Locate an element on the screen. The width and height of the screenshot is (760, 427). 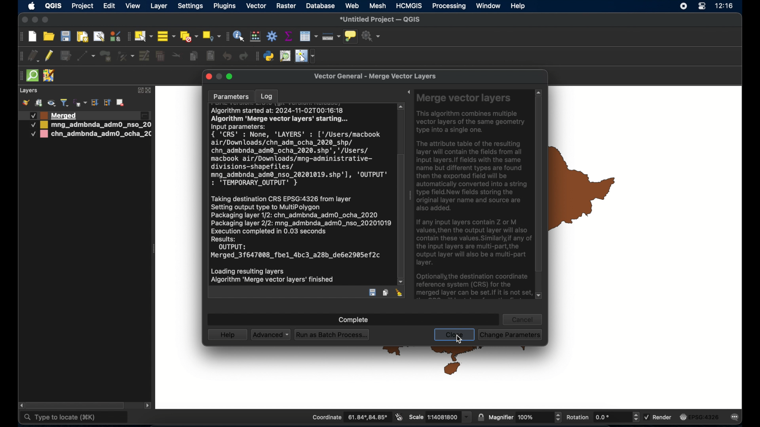
layer is located at coordinates (160, 6).